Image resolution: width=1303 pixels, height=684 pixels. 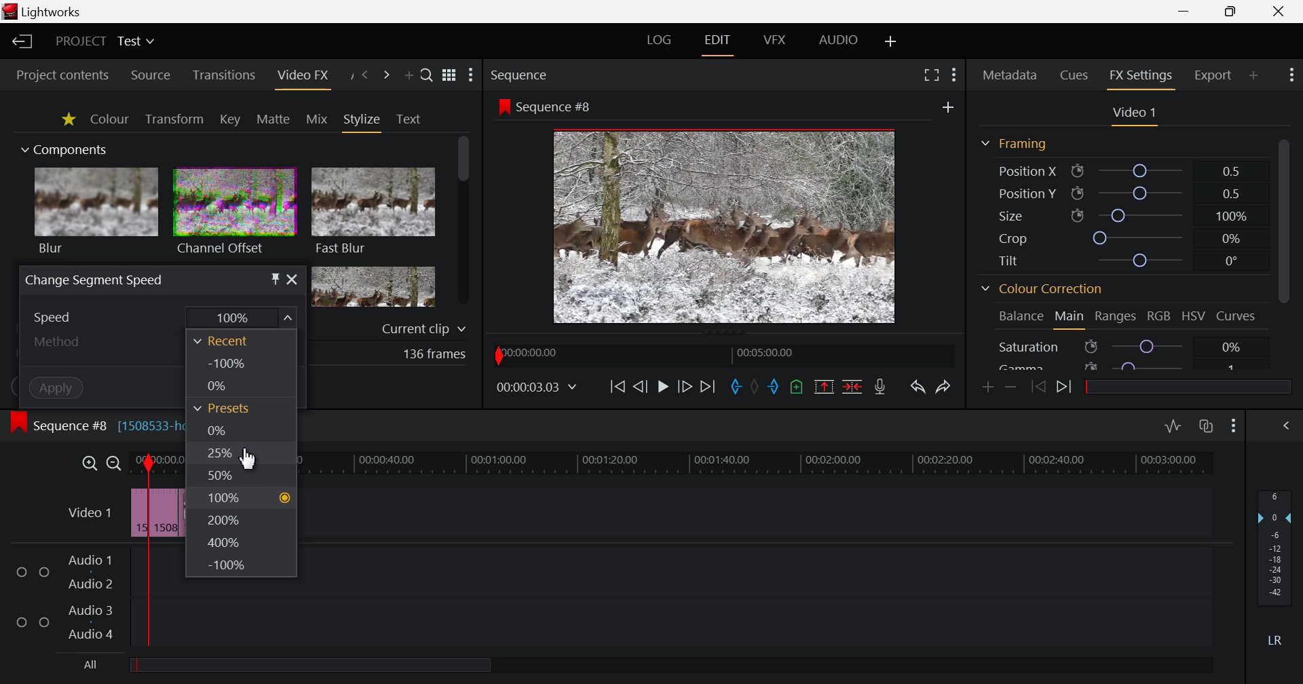 What do you see at coordinates (38, 386) in the screenshot?
I see `Apply` at bounding box center [38, 386].